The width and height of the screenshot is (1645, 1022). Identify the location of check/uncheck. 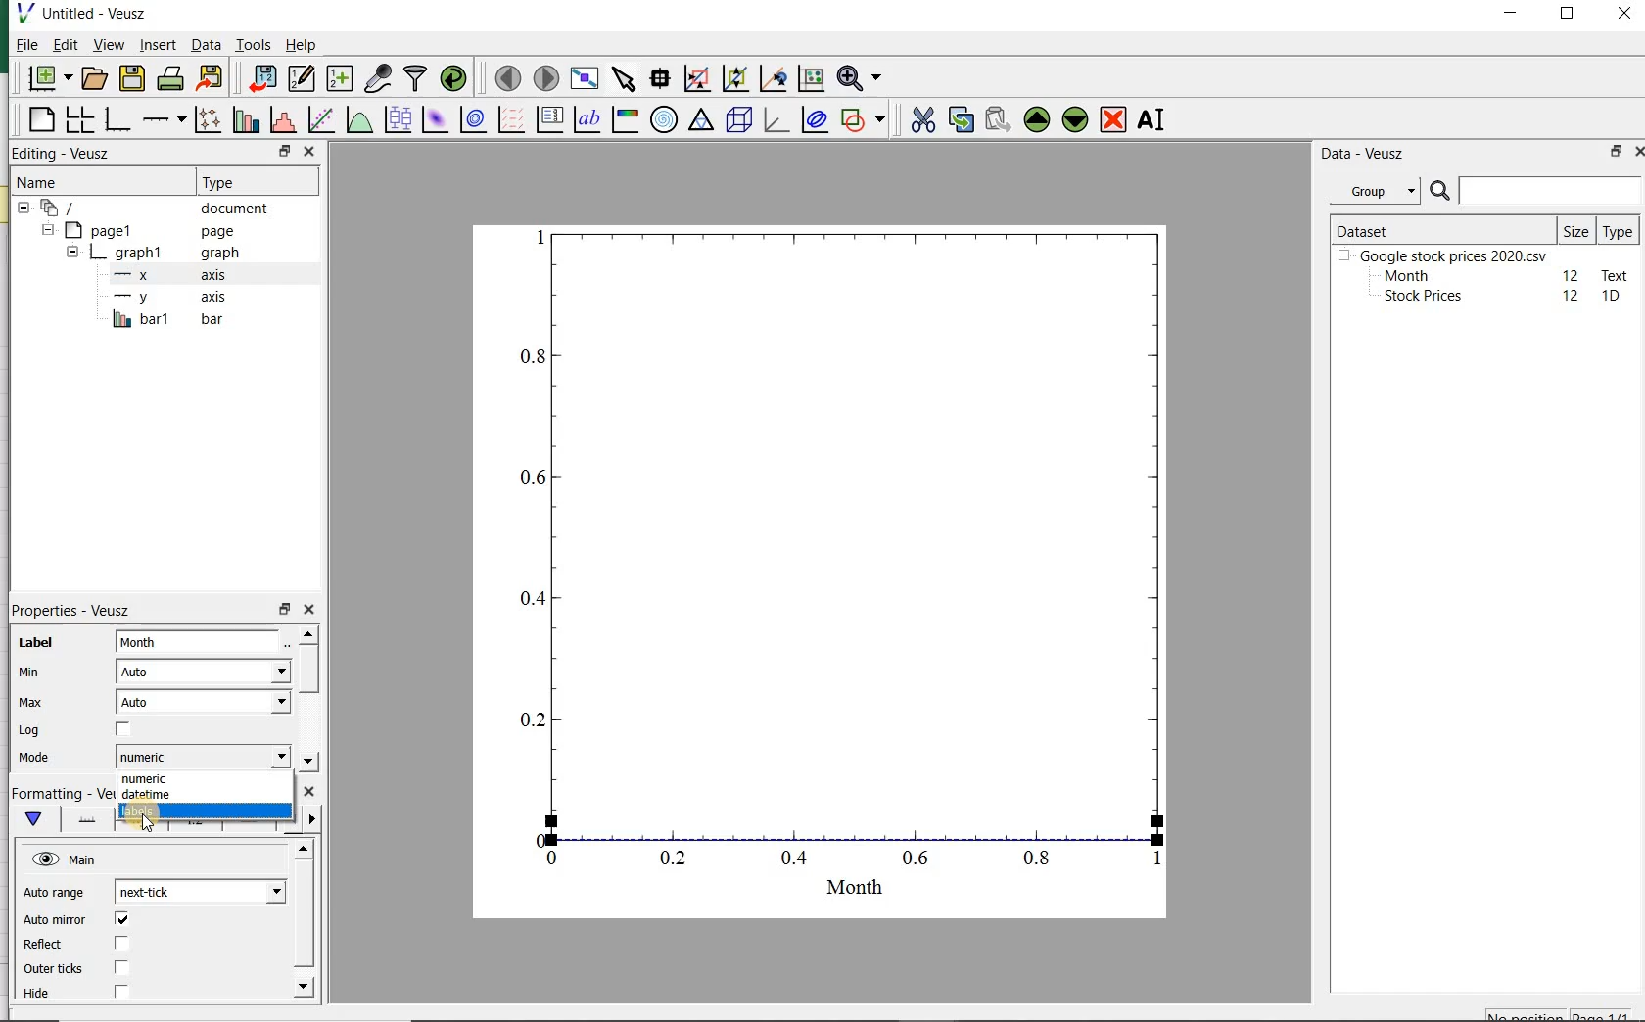
(122, 732).